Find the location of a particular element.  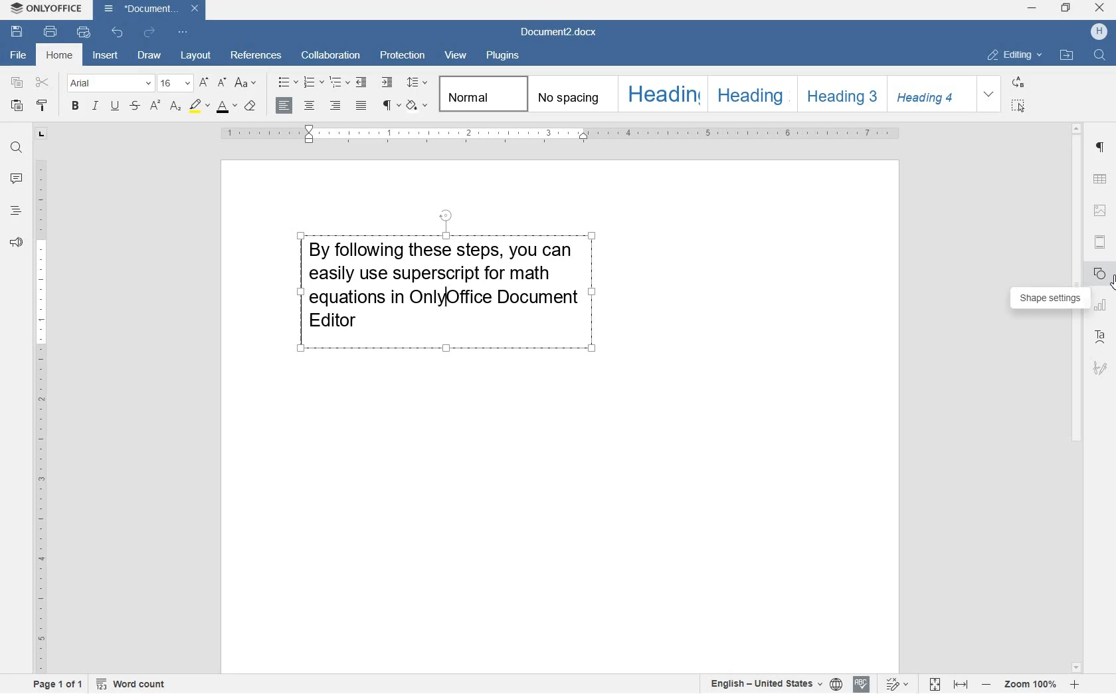

print is located at coordinates (51, 32).